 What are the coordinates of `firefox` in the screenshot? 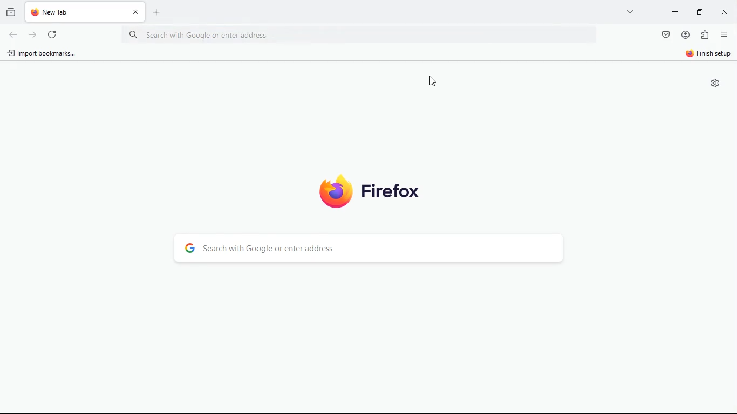 It's located at (367, 191).